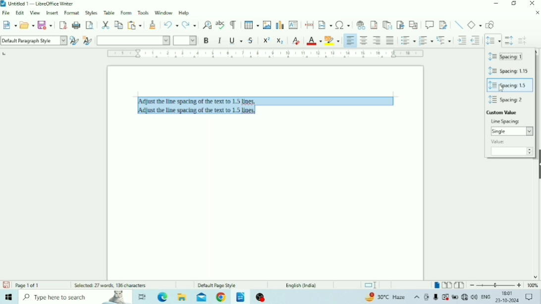 This screenshot has width=541, height=304. What do you see at coordinates (310, 24) in the screenshot?
I see `Insert PageBreak` at bounding box center [310, 24].